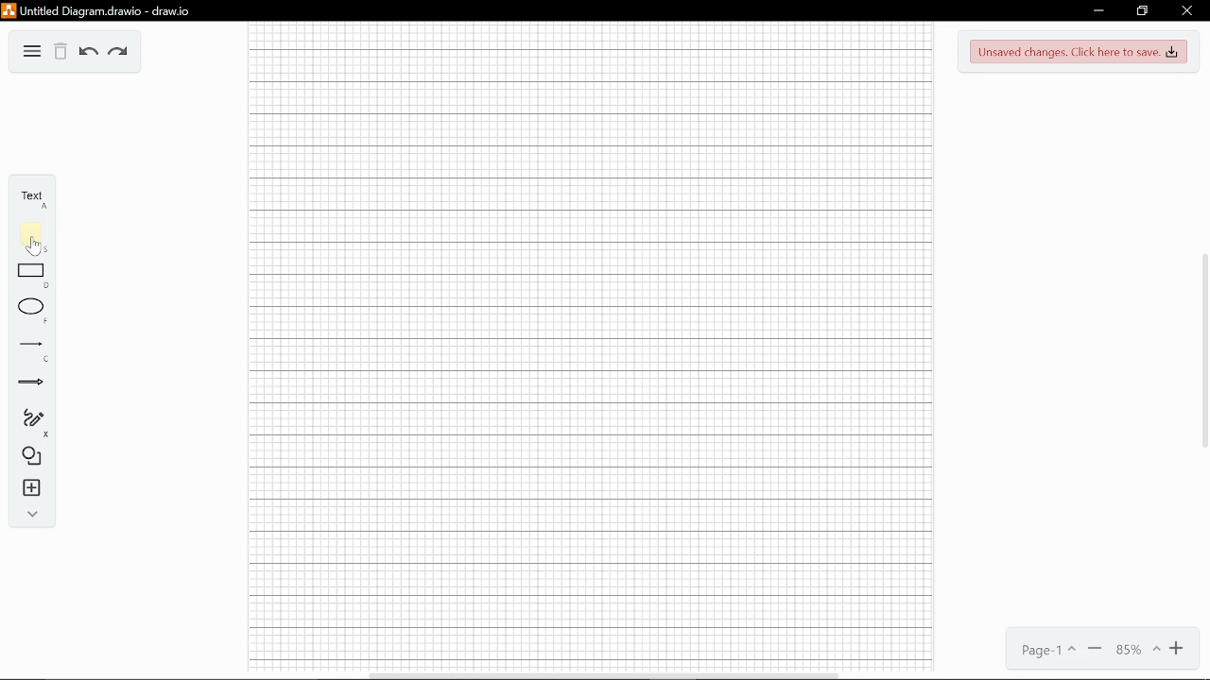  What do you see at coordinates (1142, 10) in the screenshot?
I see `Restore down` at bounding box center [1142, 10].